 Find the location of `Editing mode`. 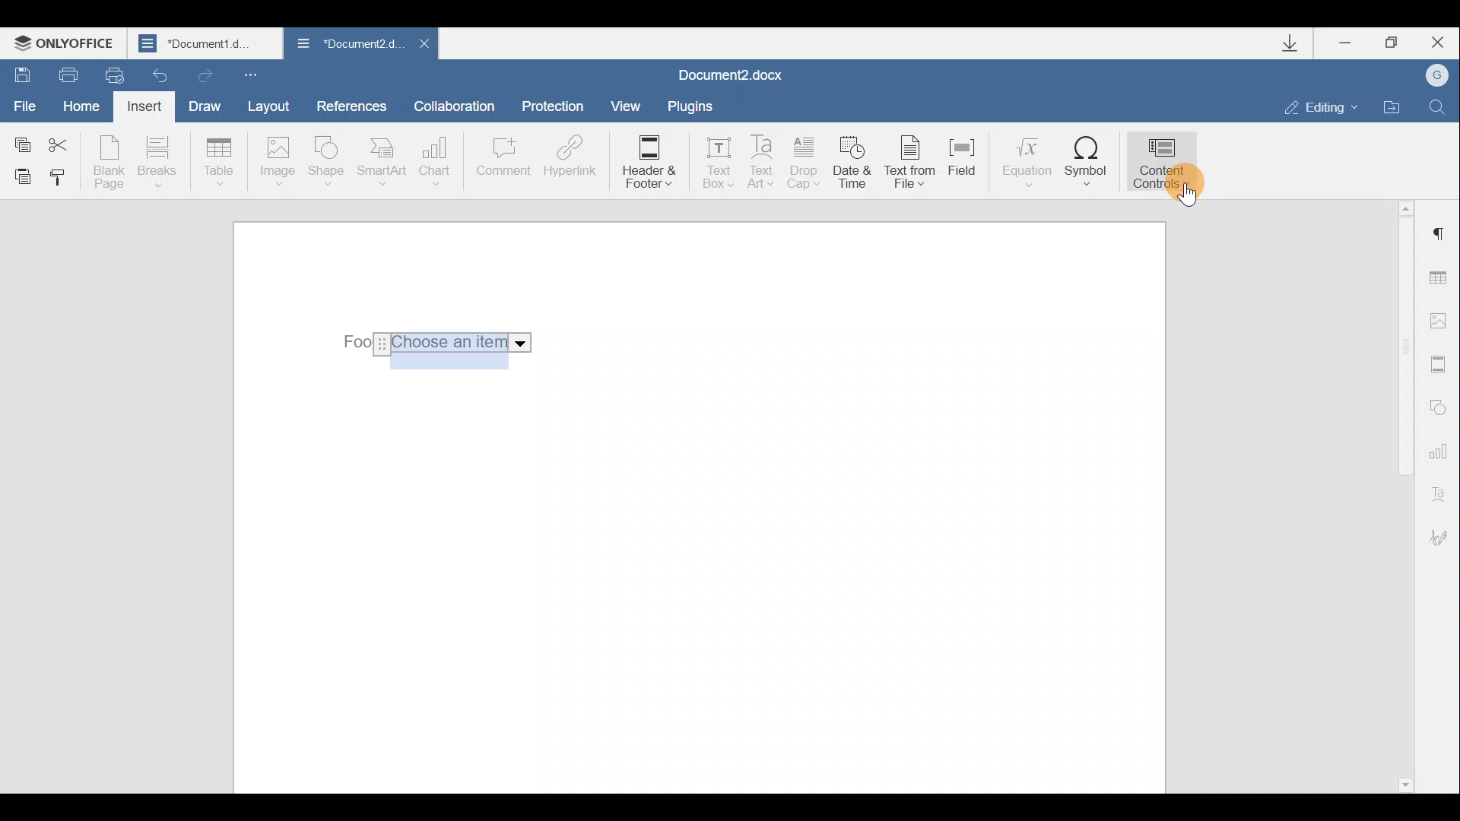

Editing mode is located at coordinates (1322, 106).